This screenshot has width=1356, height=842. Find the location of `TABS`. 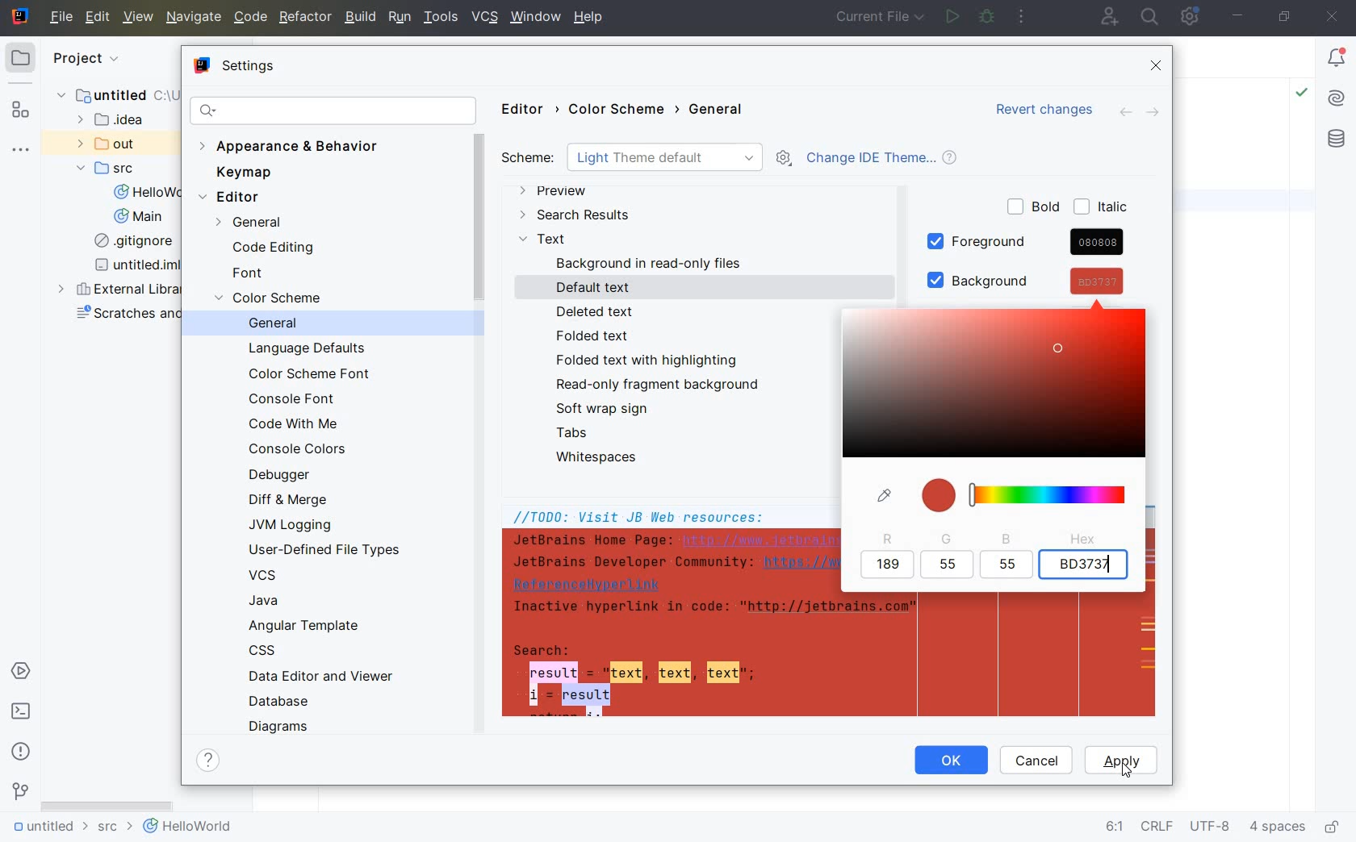

TABS is located at coordinates (575, 432).